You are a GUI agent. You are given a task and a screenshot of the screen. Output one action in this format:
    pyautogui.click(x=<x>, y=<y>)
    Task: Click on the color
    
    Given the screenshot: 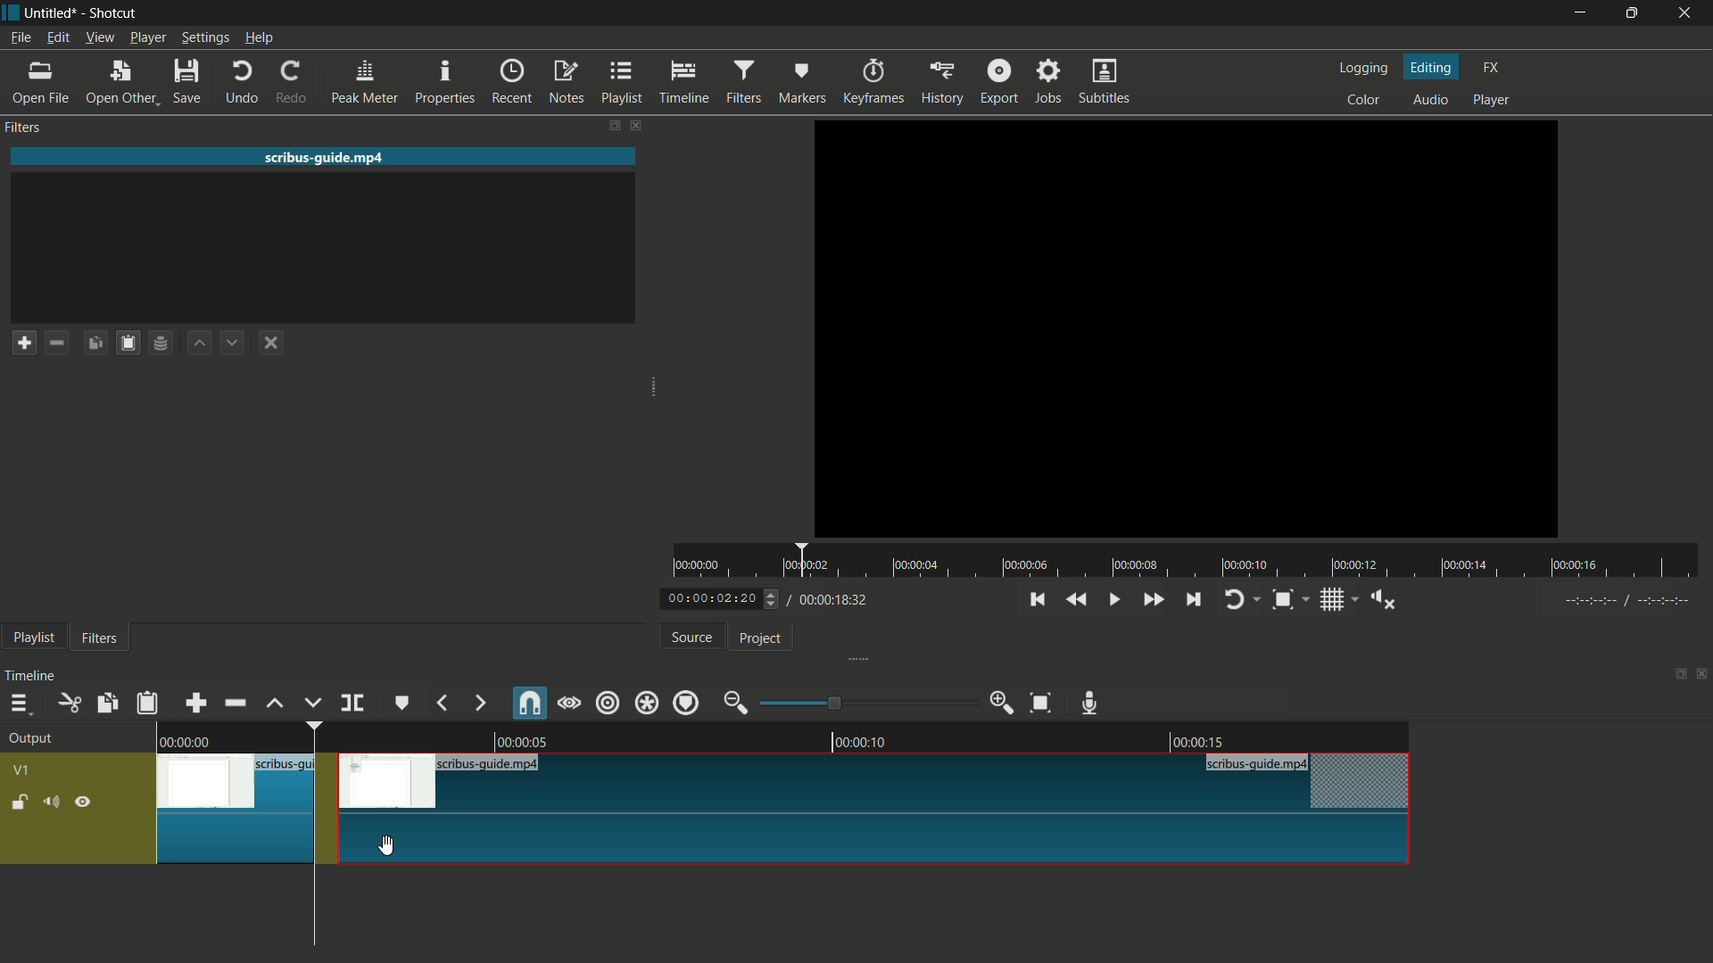 What is the action you would take?
    pyautogui.click(x=1363, y=98)
    